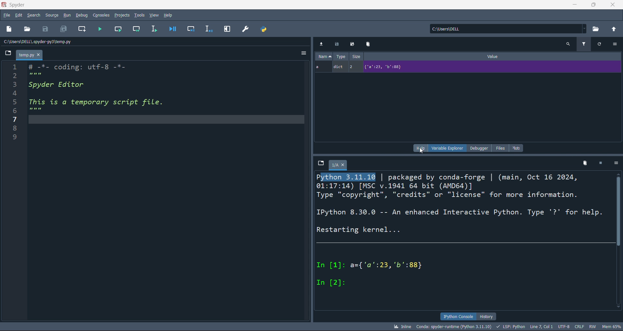 Image resolution: width=623 pixels, height=331 pixels. Describe the element at coordinates (446, 148) in the screenshot. I see `variable explorer` at that location.